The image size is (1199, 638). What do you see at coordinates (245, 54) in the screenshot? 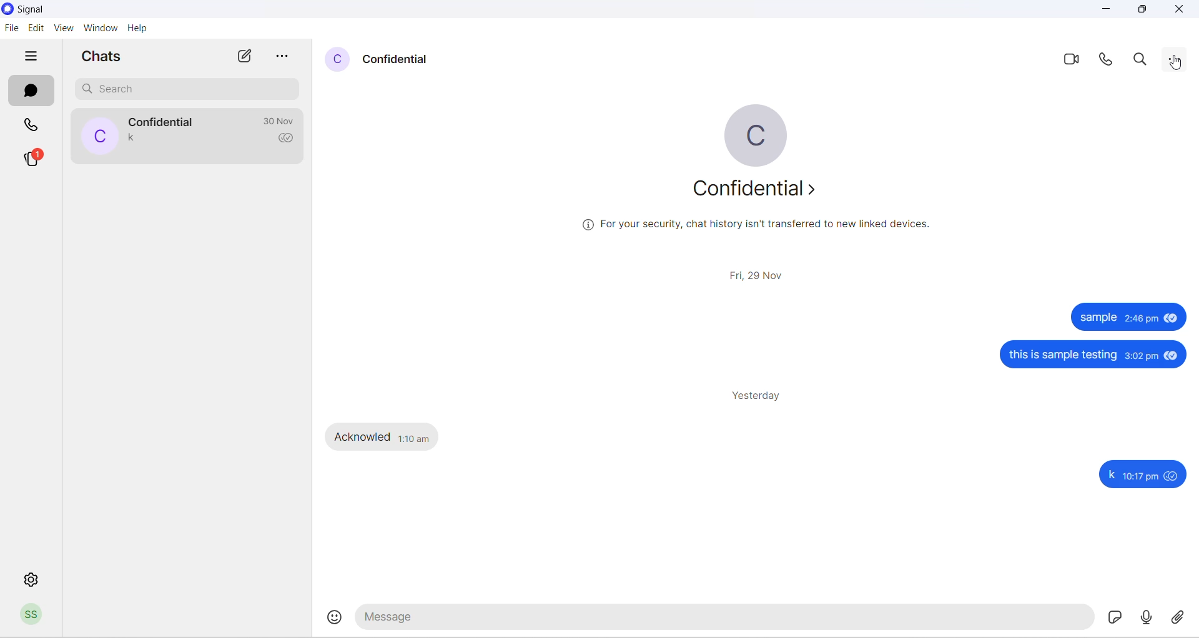
I see `new chats` at bounding box center [245, 54].